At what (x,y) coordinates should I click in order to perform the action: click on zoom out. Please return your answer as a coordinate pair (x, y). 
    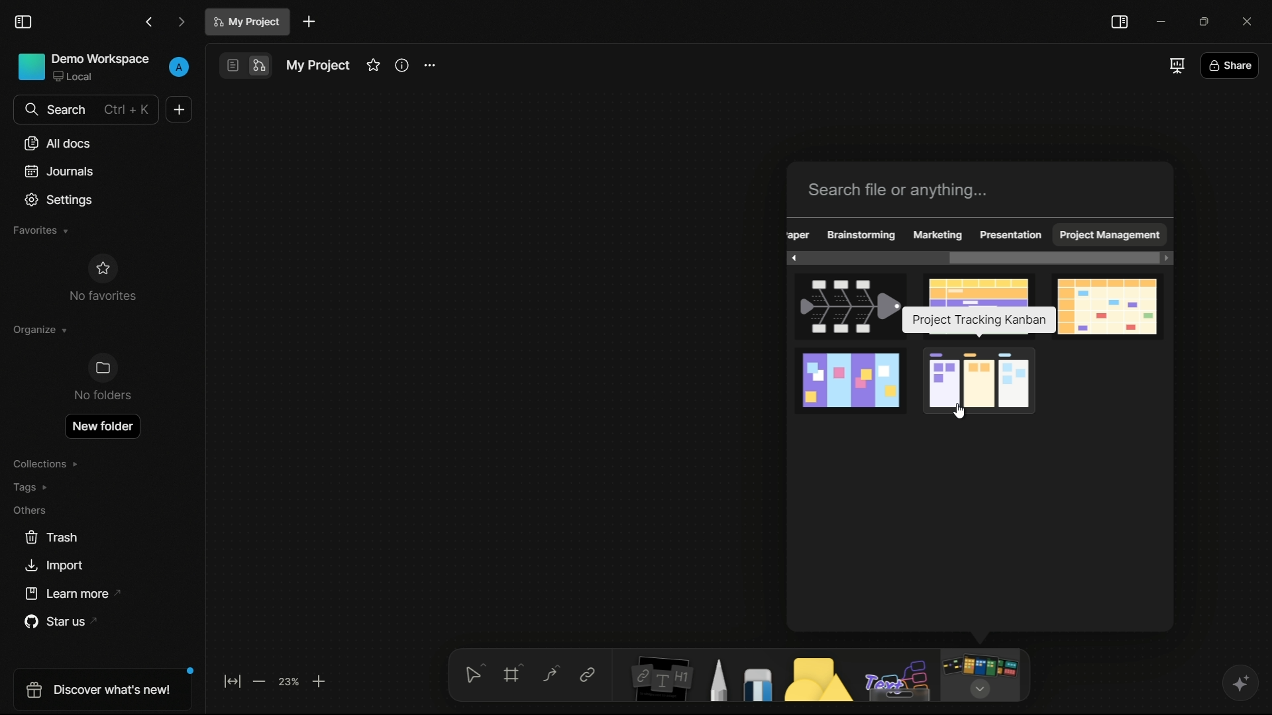
    Looking at the image, I should click on (258, 681).